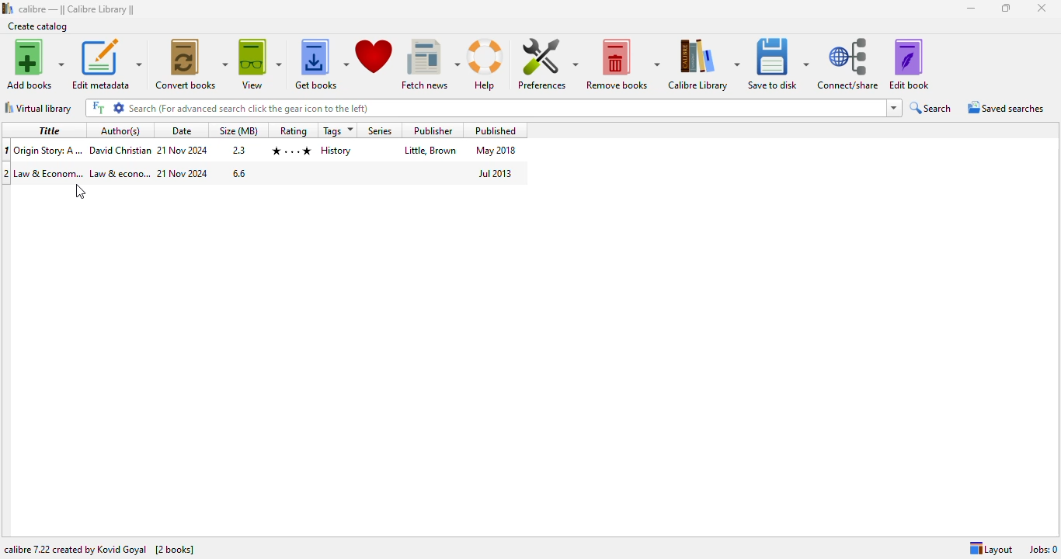  Describe the element at coordinates (337, 150) in the screenshot. I see `tag` at that location.